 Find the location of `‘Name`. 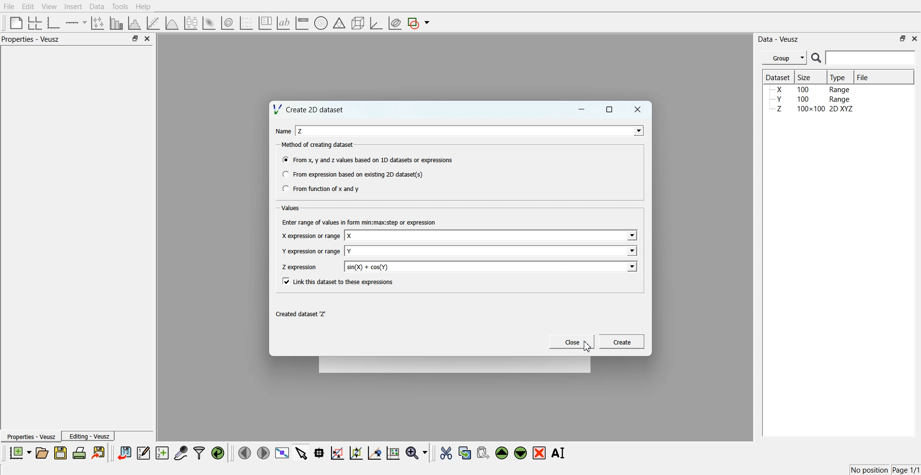

‘Name is located at coordinates (282, 131).